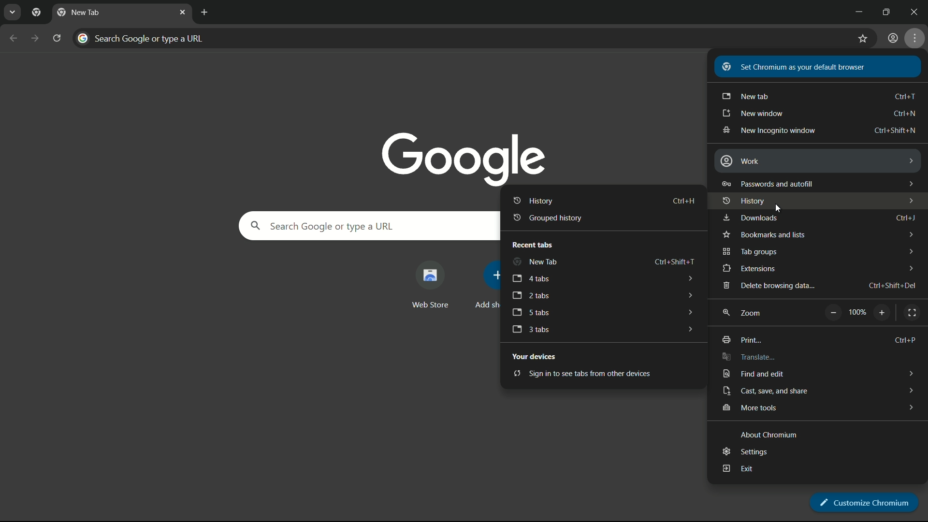 Image resolution: width=928 pixels, height=522 pixels. I want to click on settings, so click(916, 38).